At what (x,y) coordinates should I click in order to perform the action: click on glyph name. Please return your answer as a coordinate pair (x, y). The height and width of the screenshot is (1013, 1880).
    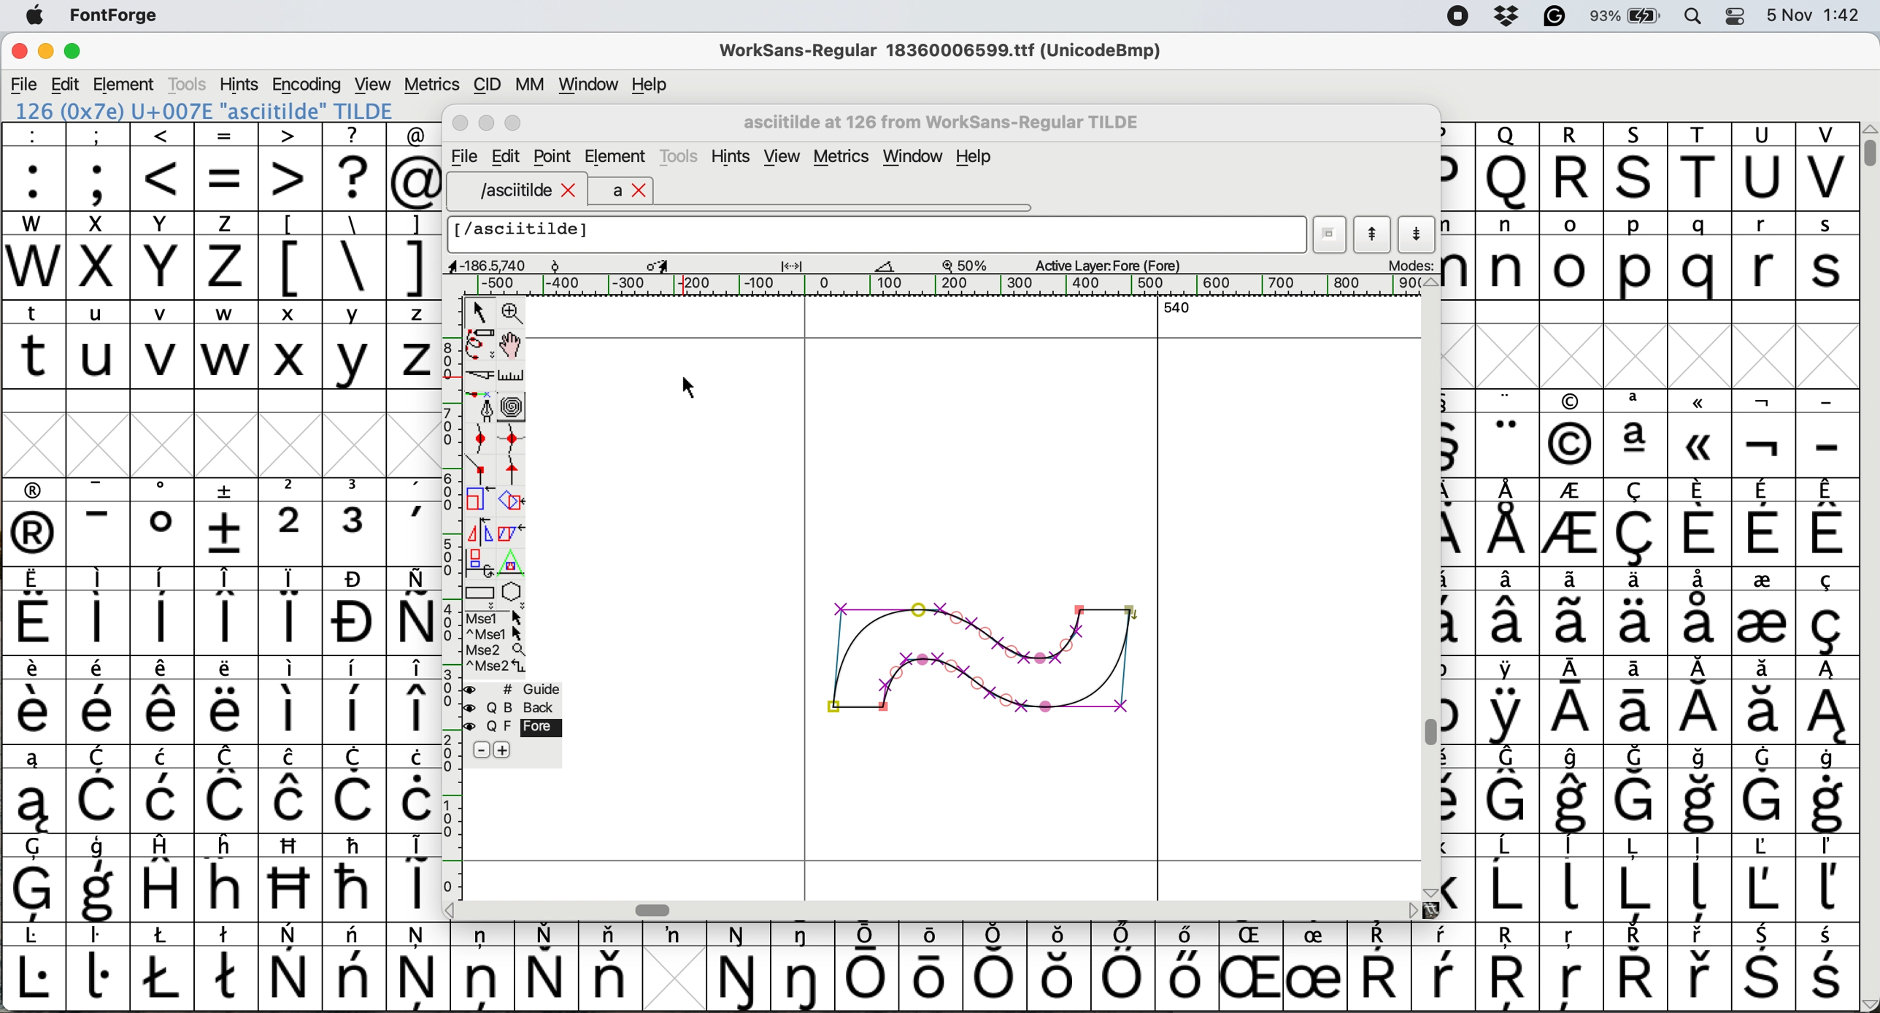
    Looking at the image, I should click on (945, 121).